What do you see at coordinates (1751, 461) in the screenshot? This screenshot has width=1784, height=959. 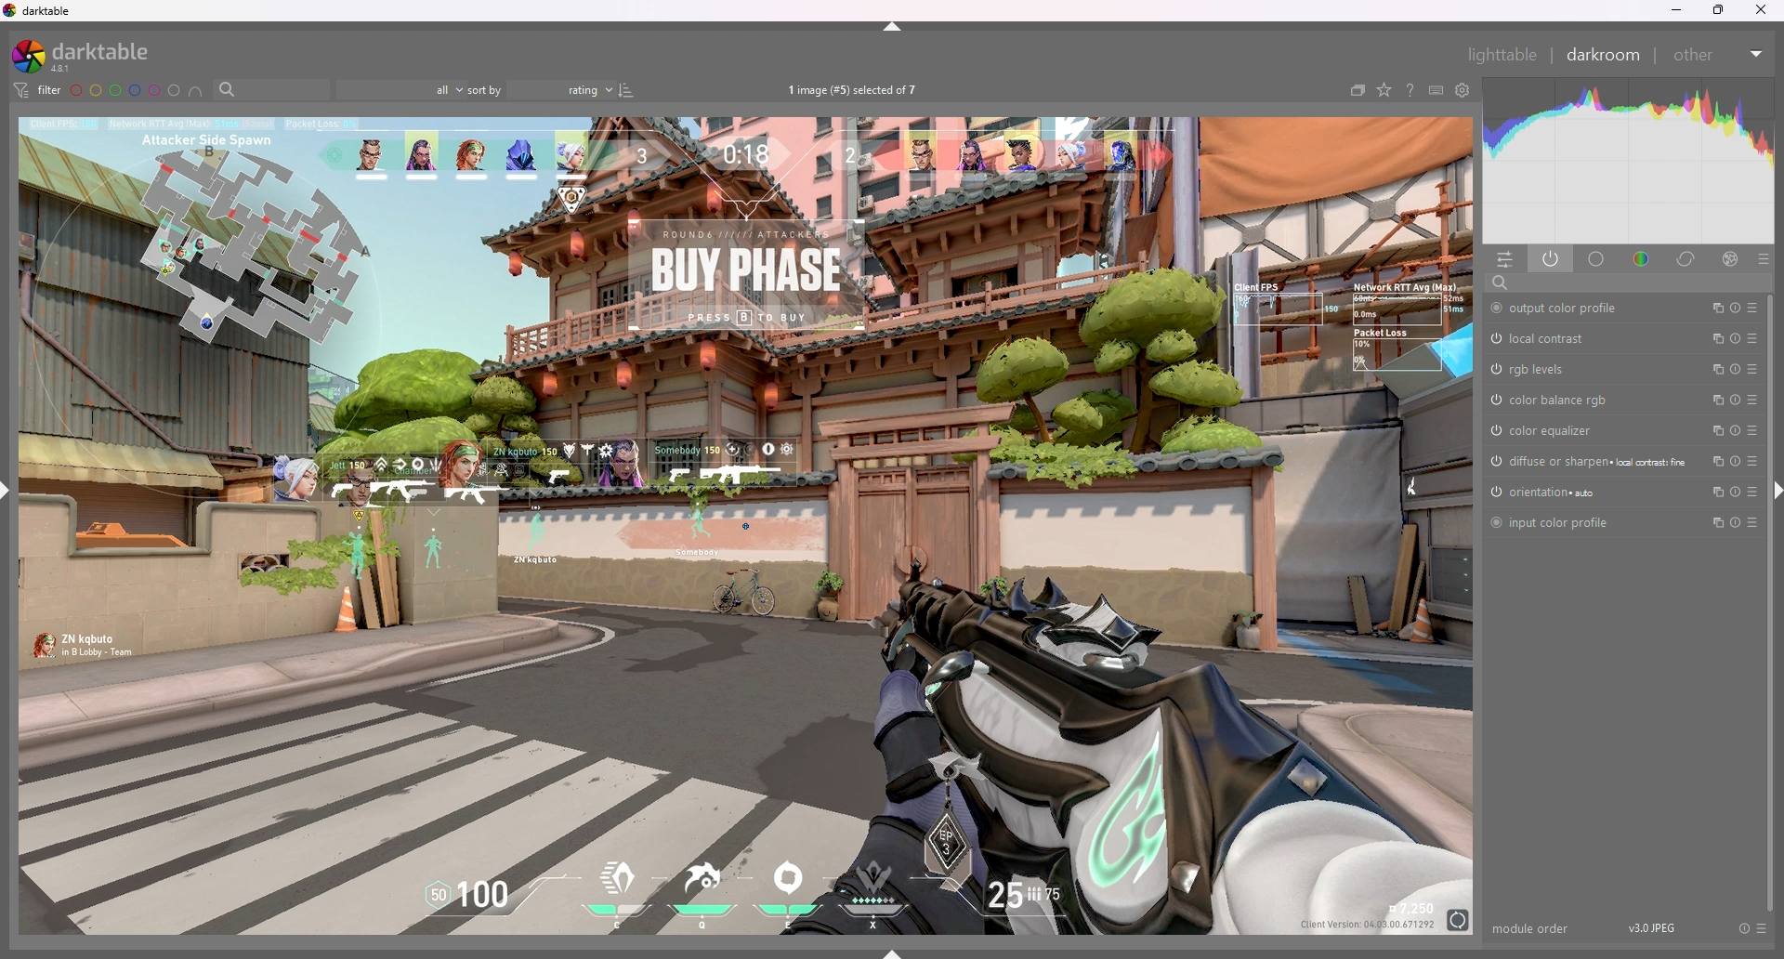 I see `presets` at bounding box center [1751, 461].